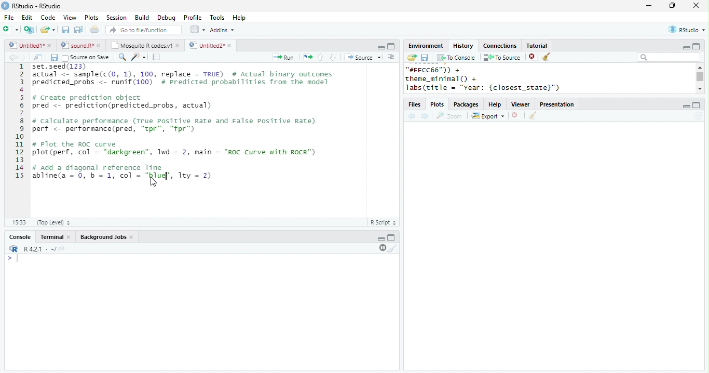  Describe the element at coordinates (70, 18) in the screenshot. I see `View` at that location.